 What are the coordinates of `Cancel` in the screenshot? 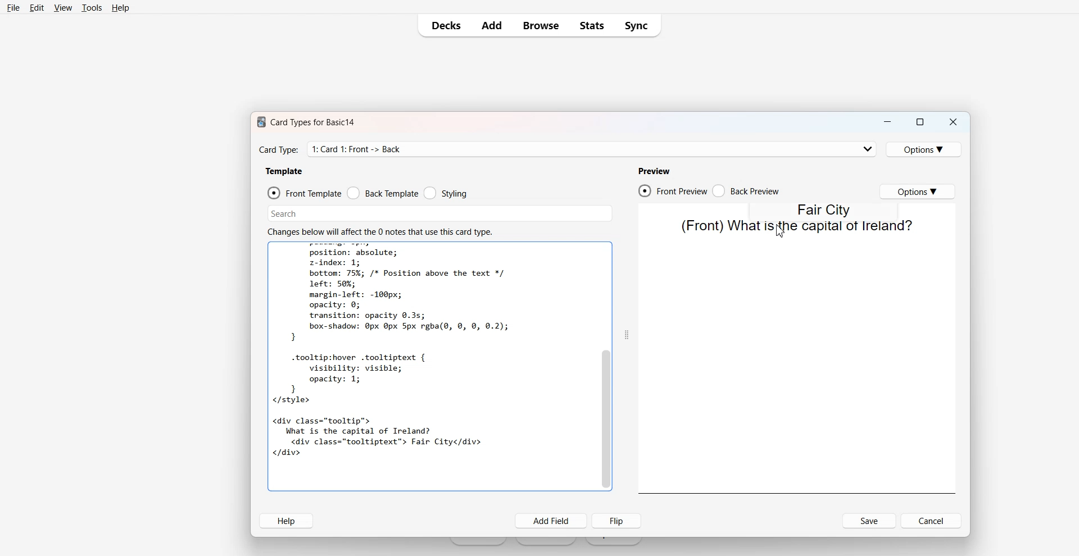 It's located at (931, 521).